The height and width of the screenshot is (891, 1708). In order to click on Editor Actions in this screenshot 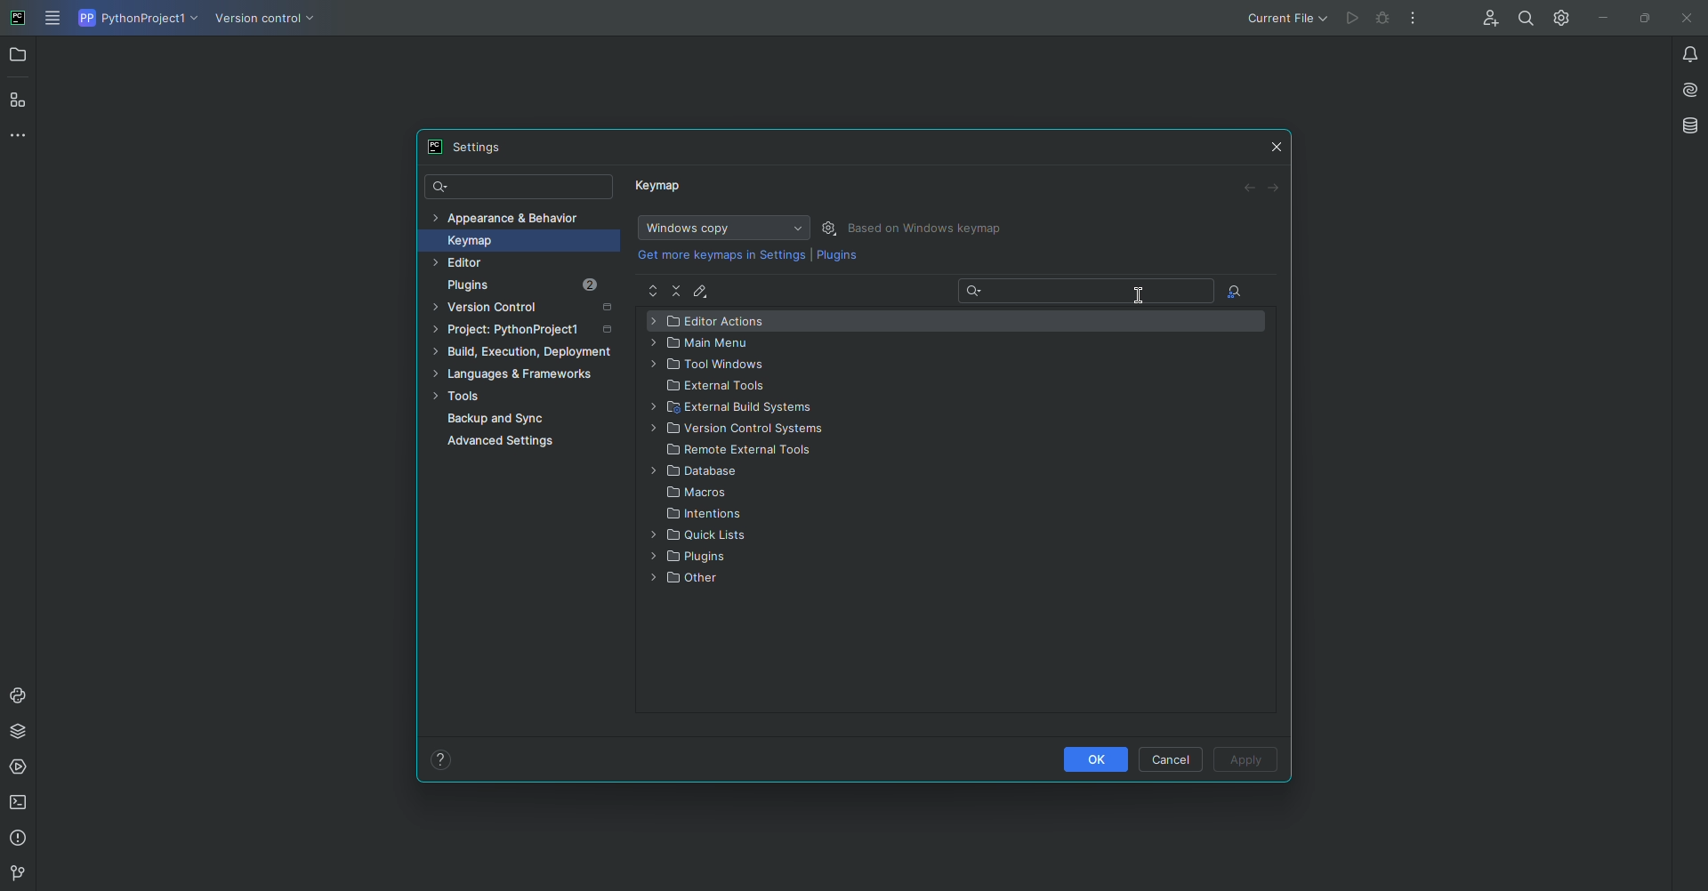, I will do `click(713, 322)`.